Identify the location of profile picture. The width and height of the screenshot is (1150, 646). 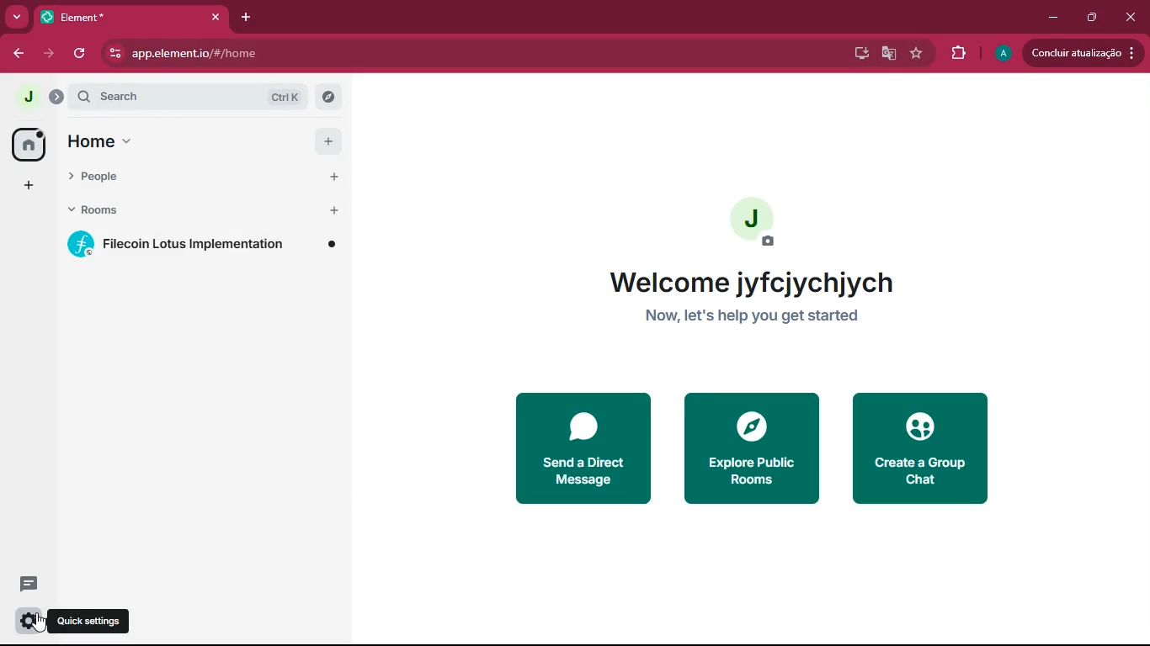
(24, 97).